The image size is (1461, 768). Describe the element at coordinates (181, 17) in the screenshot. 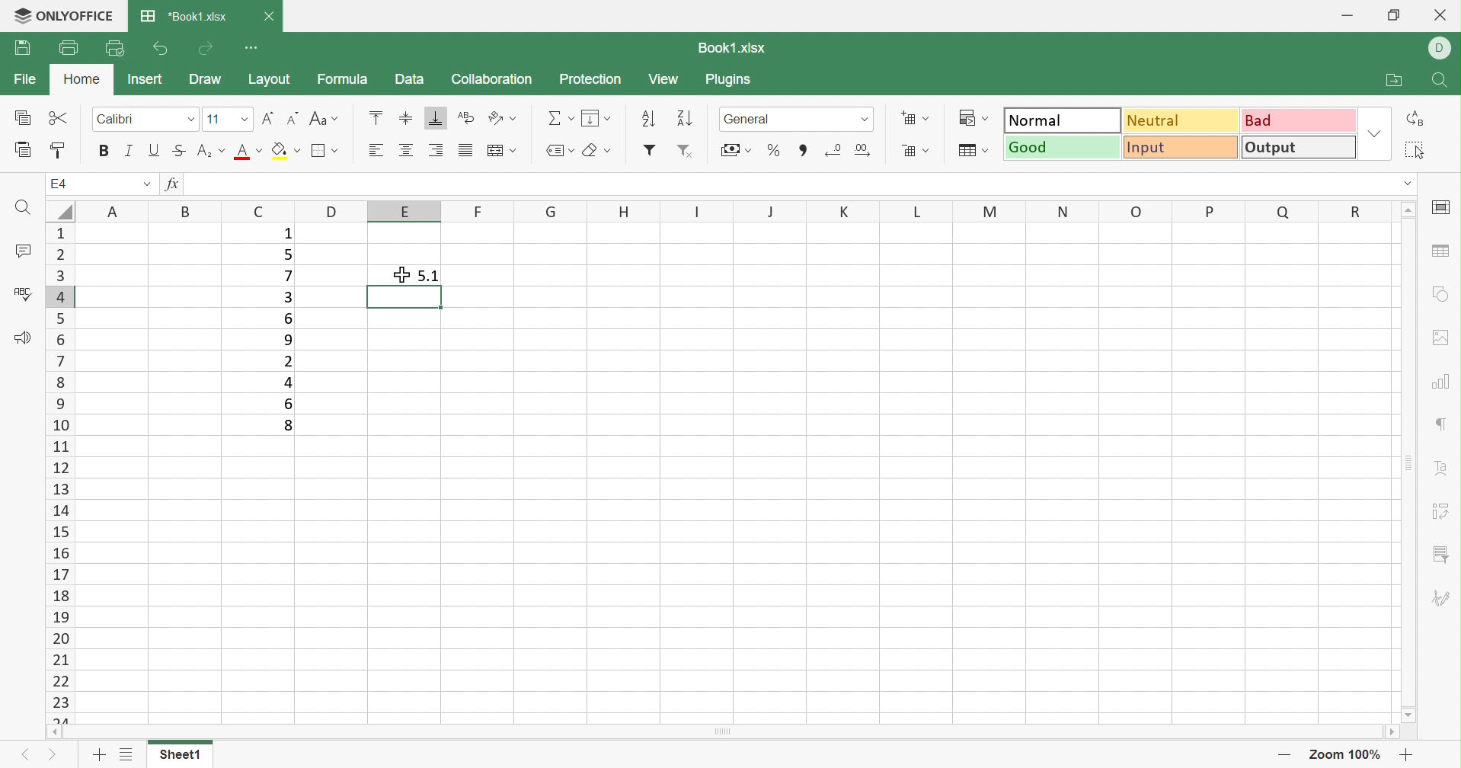

I see `*Book1.xlsx` at that location.